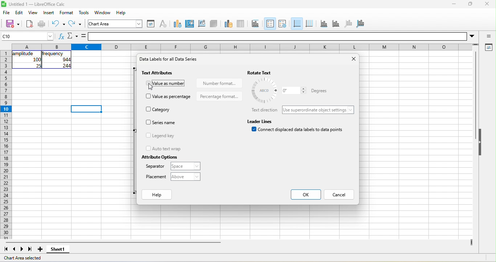  Describe the element at coordinates (265, 90) in the screenshot. I see `degrees` at that location.